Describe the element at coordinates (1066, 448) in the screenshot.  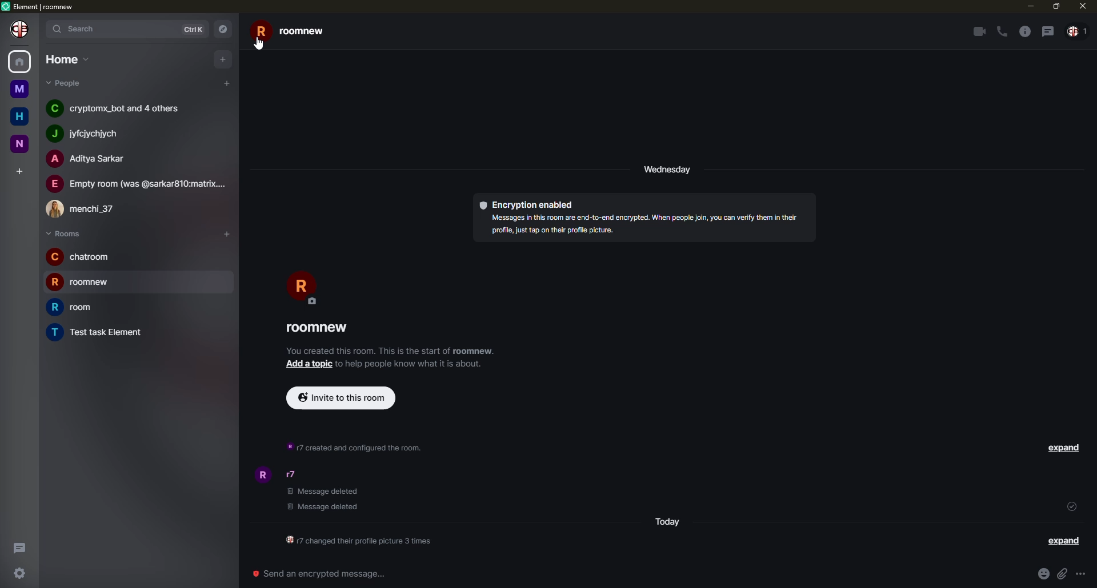
I see `expand` at that location.